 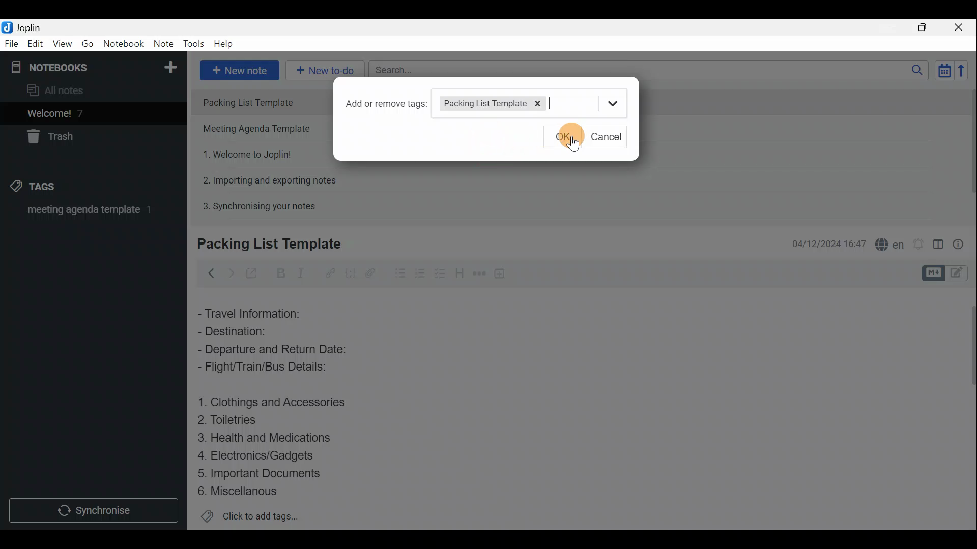 I want to click on Italic, so click(x=305, y=273).